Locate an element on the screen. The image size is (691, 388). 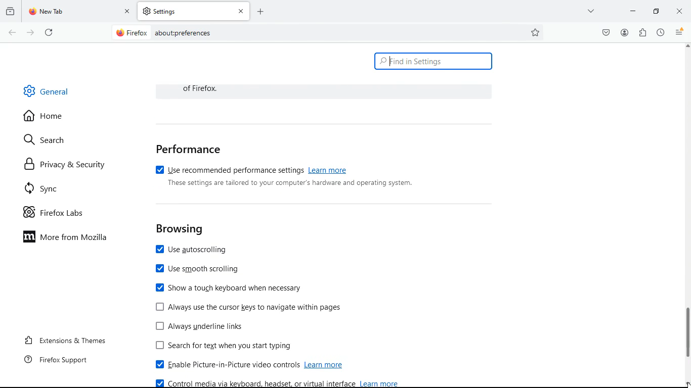
enable picture-in-picture video control learn more is located at coordinates (253, 365).